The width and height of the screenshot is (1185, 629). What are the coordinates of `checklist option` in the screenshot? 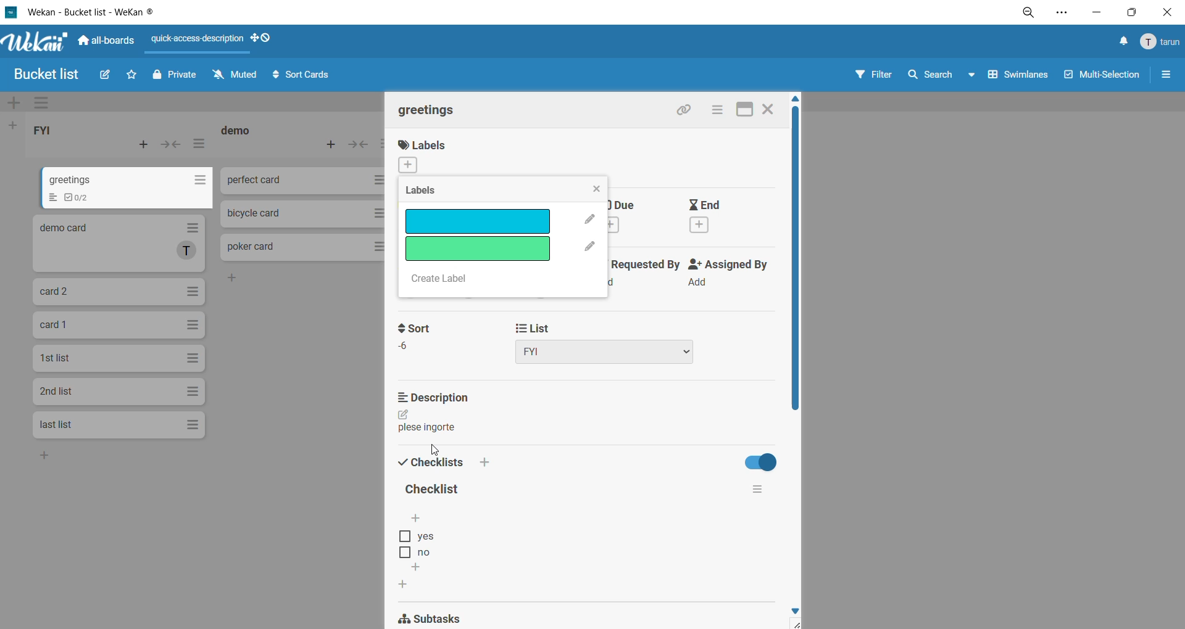 It's located at (417, 538).